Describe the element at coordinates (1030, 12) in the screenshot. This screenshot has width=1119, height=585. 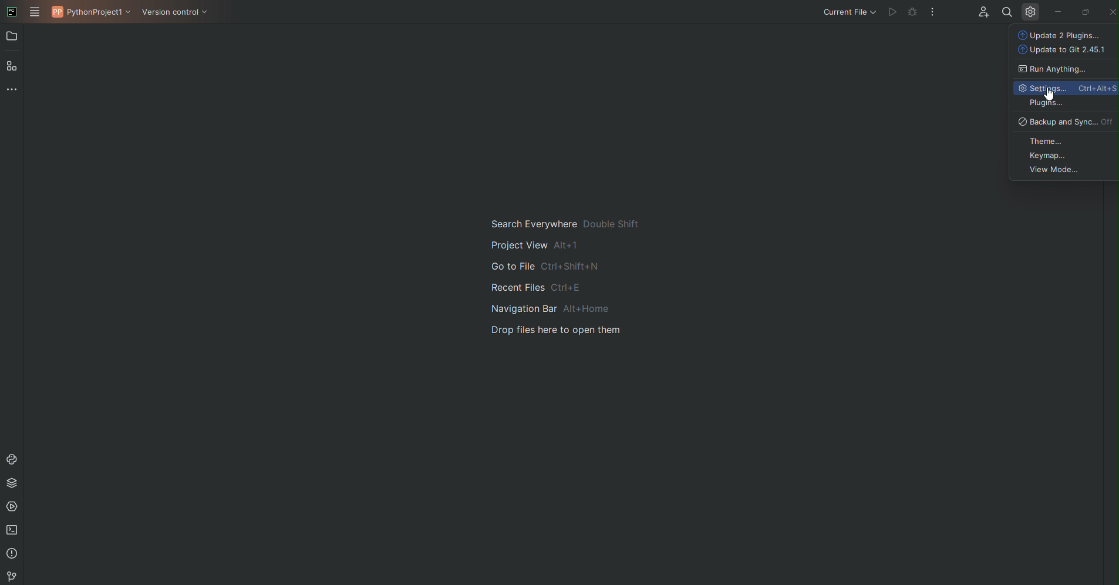
I see `Settings` at that location.